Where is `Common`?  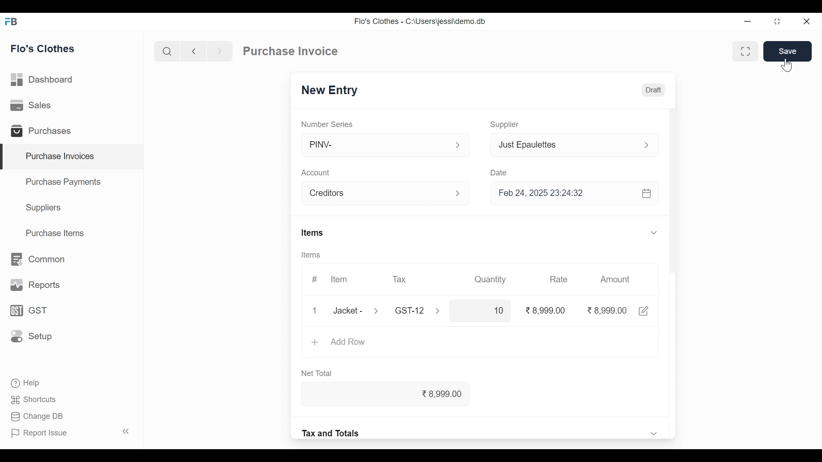
Common is located at coordinates (39, 259).